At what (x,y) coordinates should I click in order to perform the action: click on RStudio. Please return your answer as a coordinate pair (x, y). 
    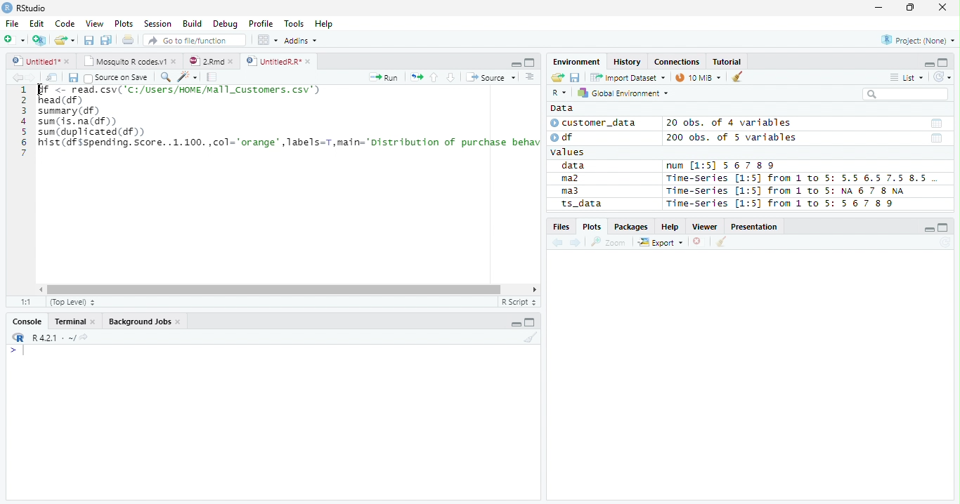
    Looking at the image, I should click on (25, 8).